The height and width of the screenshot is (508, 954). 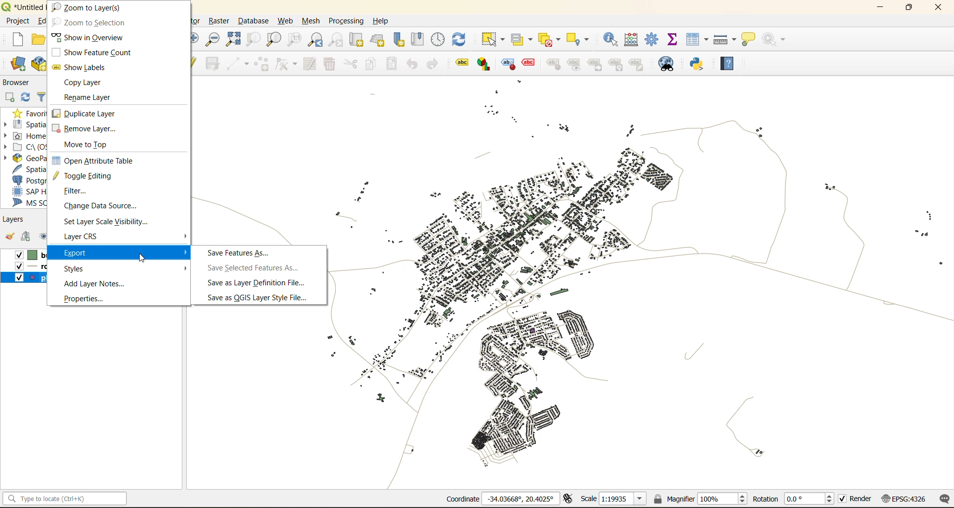 What do you see at coordinates (751, 40) in the screenshot?
I see `show tips` at bounding box center [751, 40].